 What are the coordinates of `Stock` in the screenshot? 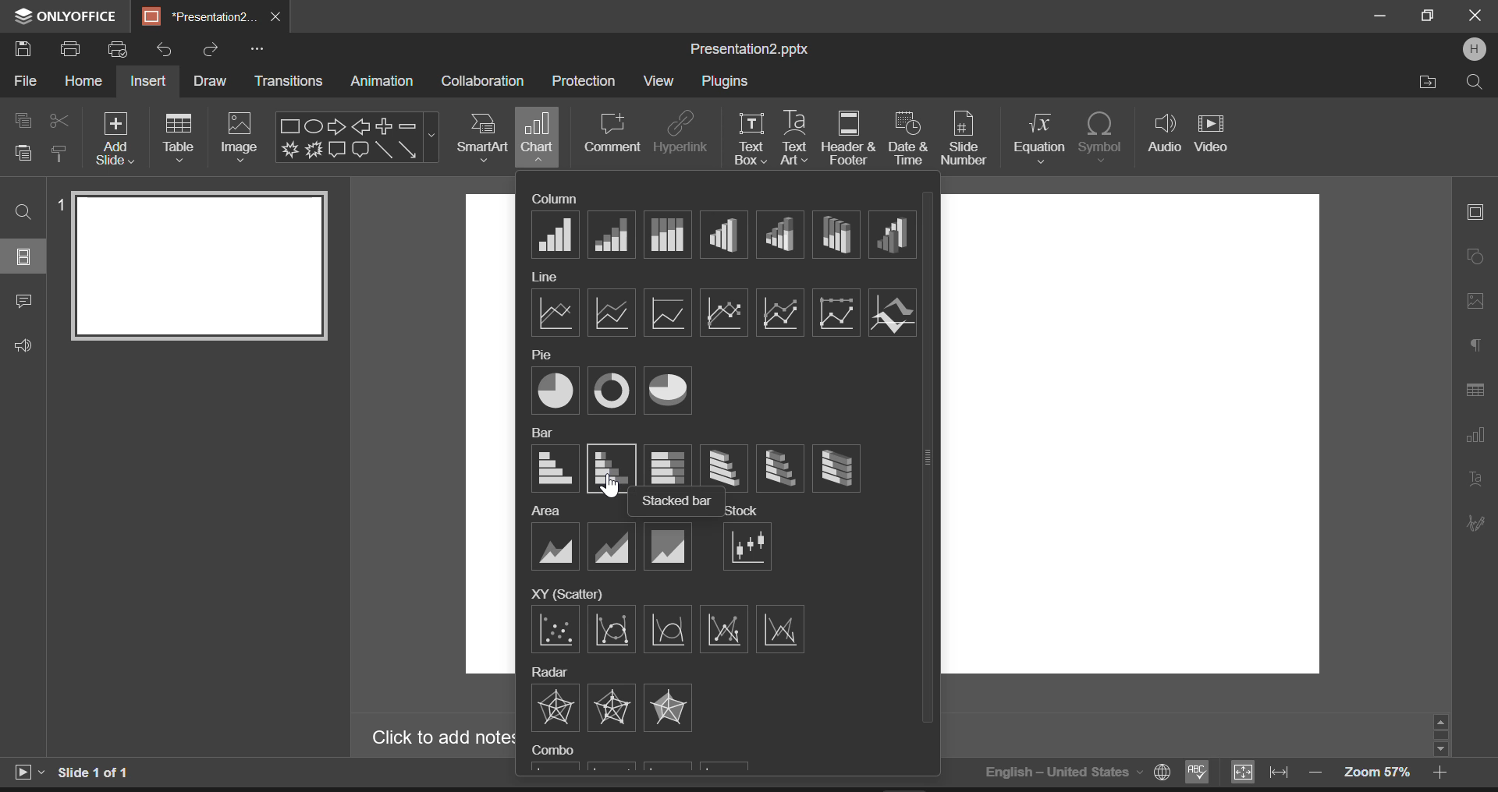 It's located at (741, 511).